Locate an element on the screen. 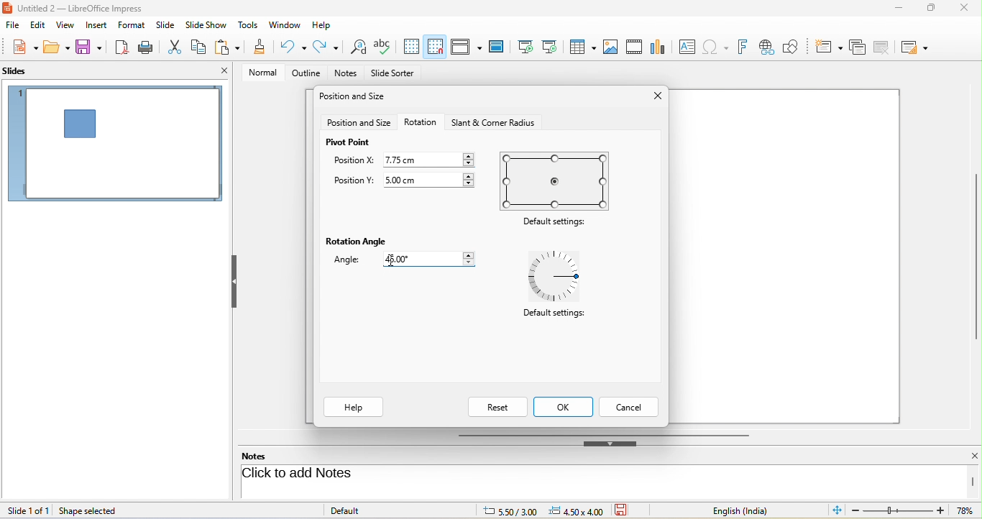 The height and width of the screenshot is (519, 982). slides is located at coordinates (22, 72).